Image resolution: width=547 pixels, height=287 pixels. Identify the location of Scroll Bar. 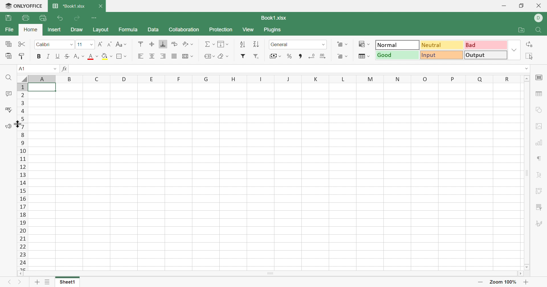
(270, 274).